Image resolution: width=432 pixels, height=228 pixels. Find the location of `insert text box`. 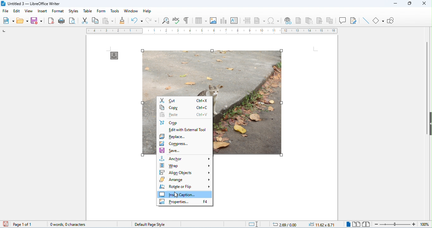

insert text box is located at coordinates (235, 21).